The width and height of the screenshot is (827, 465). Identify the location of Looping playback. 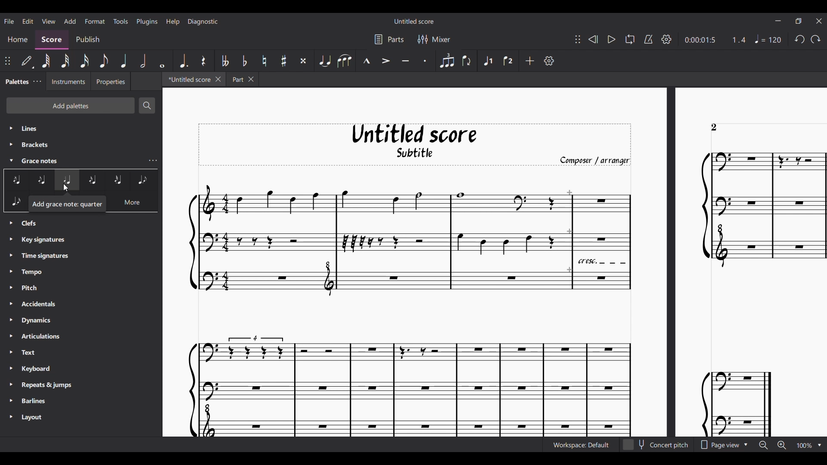
(630, 39).